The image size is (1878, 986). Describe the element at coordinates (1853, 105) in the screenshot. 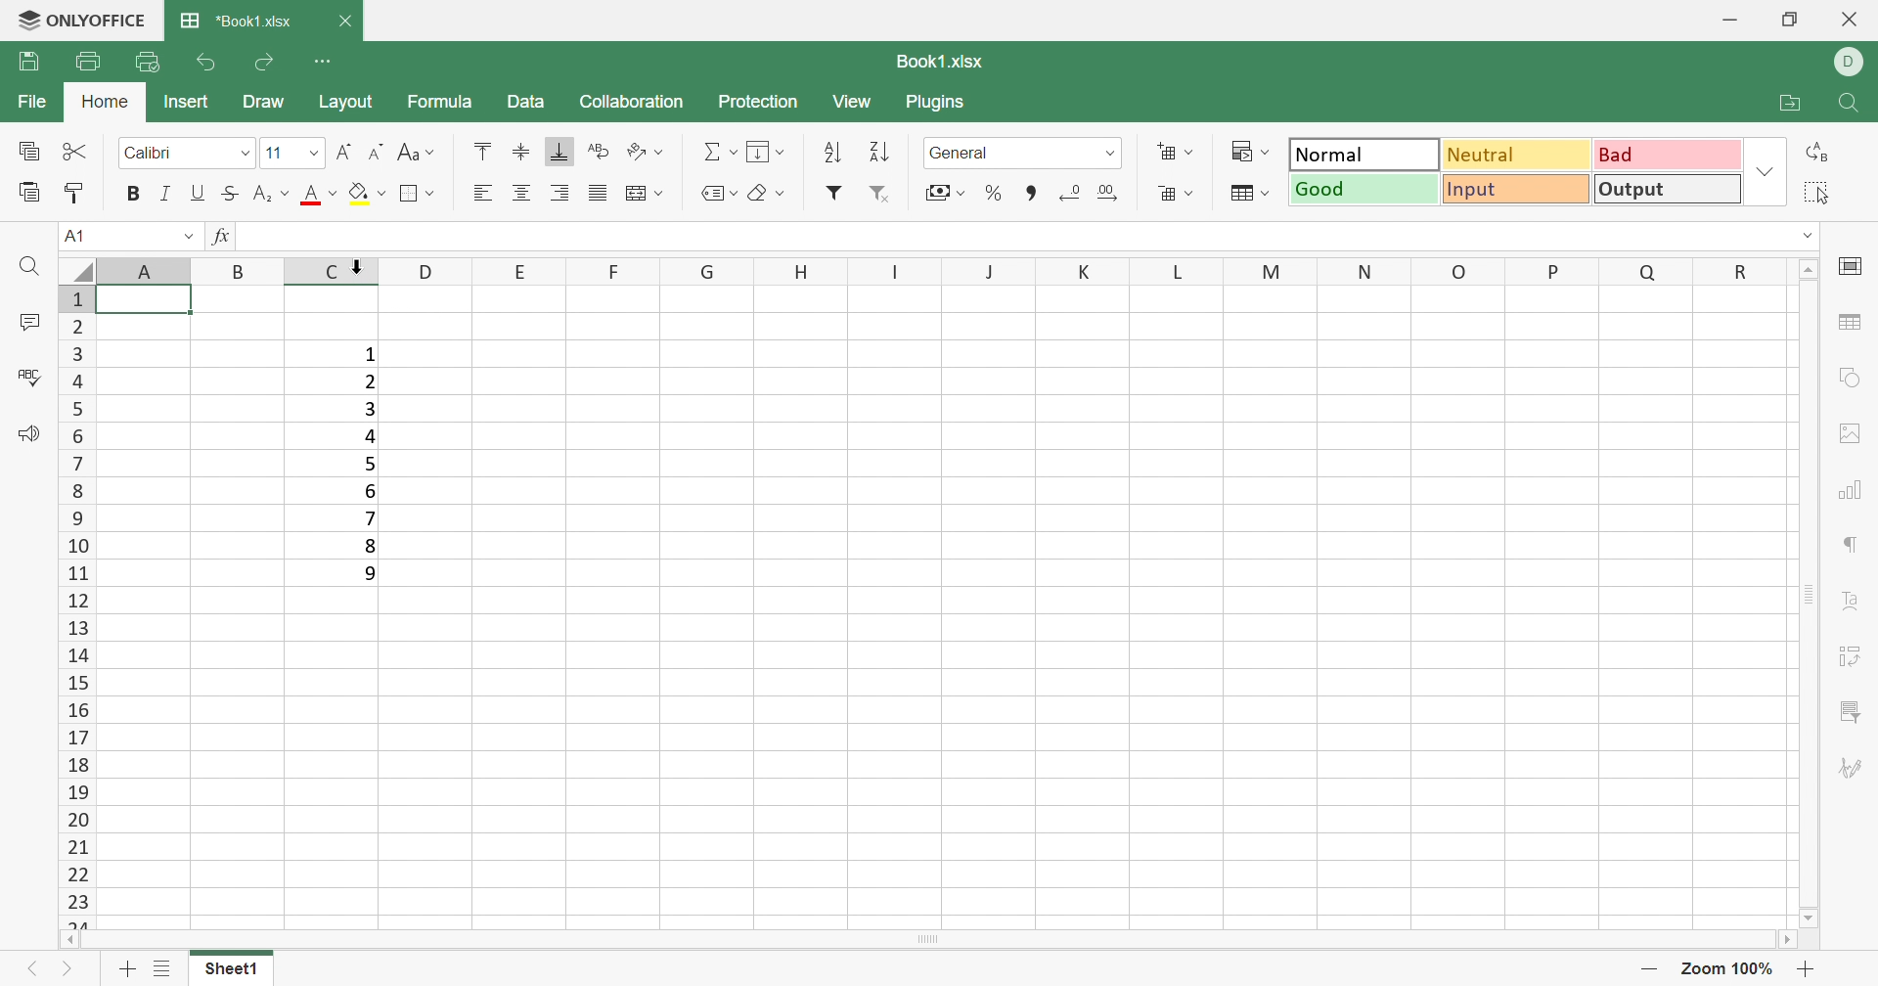

I see `Find` at that location.